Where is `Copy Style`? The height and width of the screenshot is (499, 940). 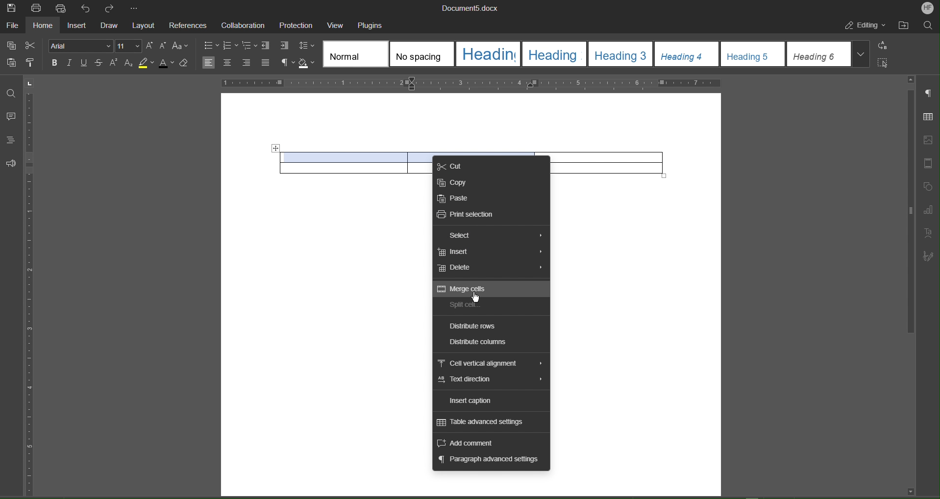 Copy Style is located at coordinates (33, 64).